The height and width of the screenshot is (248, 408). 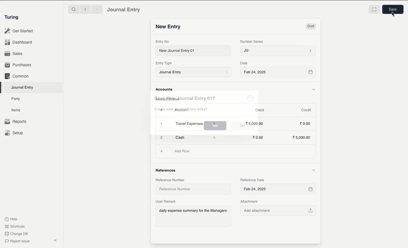 What do you see at coordinates (258, 138) in the screenshot?
I see `0.00` at bounding box center [258, 138].